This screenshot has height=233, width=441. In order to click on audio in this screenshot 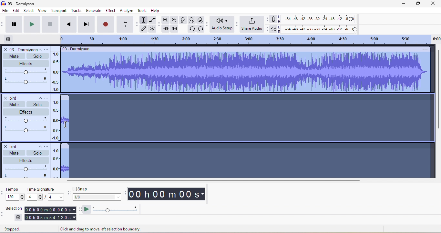, I will do `click(65, 120)`.